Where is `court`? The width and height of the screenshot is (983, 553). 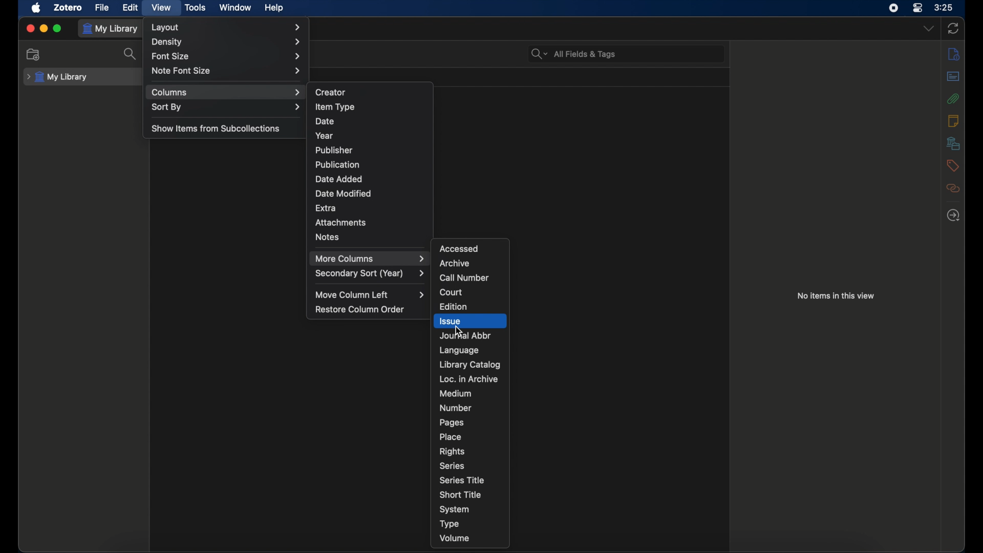
court is located at coordinates (451, 292).